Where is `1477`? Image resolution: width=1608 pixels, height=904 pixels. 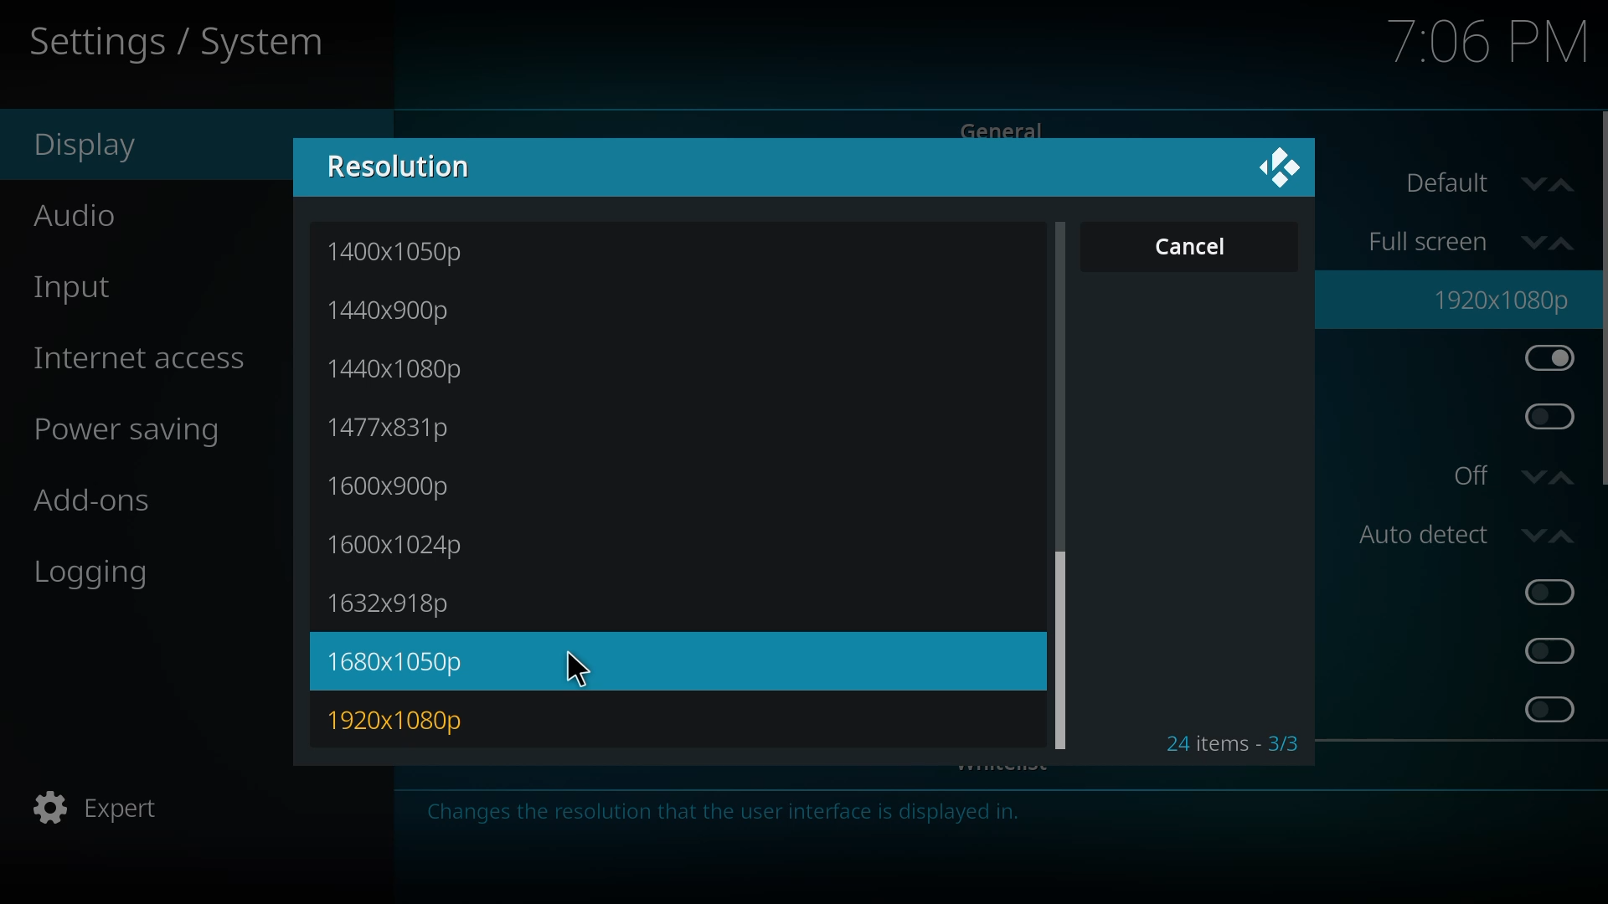 1477 is located at coordinates (403, 429).